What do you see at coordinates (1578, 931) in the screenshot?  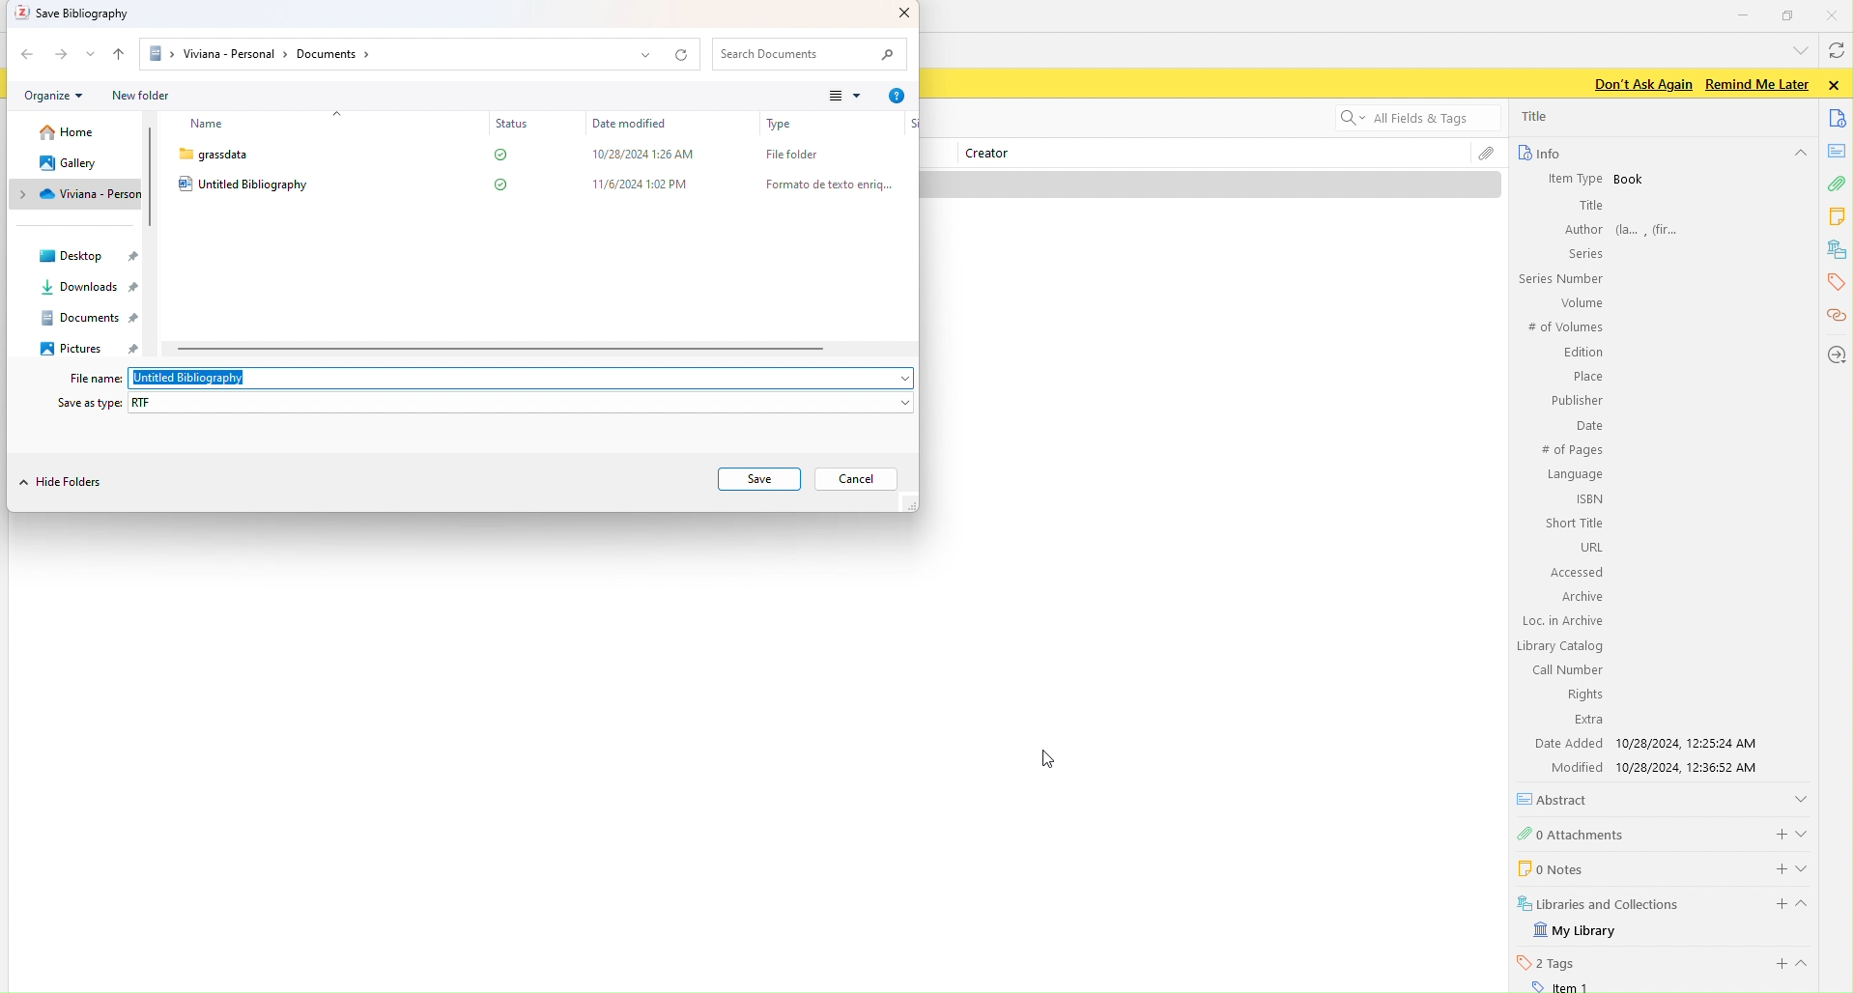 I see `My Library` at bounding box center [1578, 931].